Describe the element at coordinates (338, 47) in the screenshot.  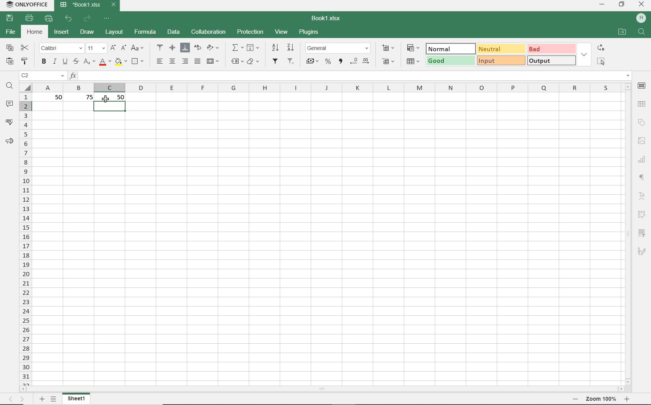
I see `number format` at that location.